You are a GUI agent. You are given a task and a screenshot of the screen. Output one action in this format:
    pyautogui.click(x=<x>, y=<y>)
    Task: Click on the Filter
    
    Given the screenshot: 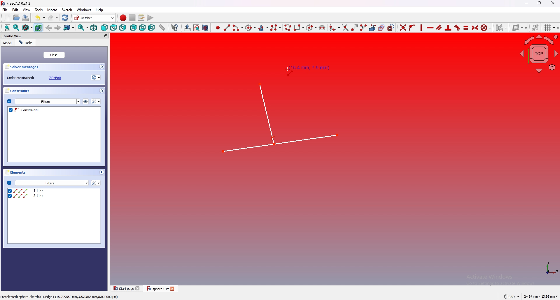 What is the action you would take?
    pyautogui.click(x=96, y=183)
    